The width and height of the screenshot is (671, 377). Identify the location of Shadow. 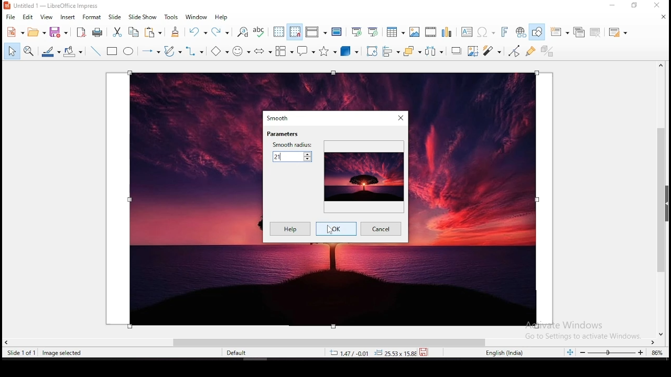
(456, 51).